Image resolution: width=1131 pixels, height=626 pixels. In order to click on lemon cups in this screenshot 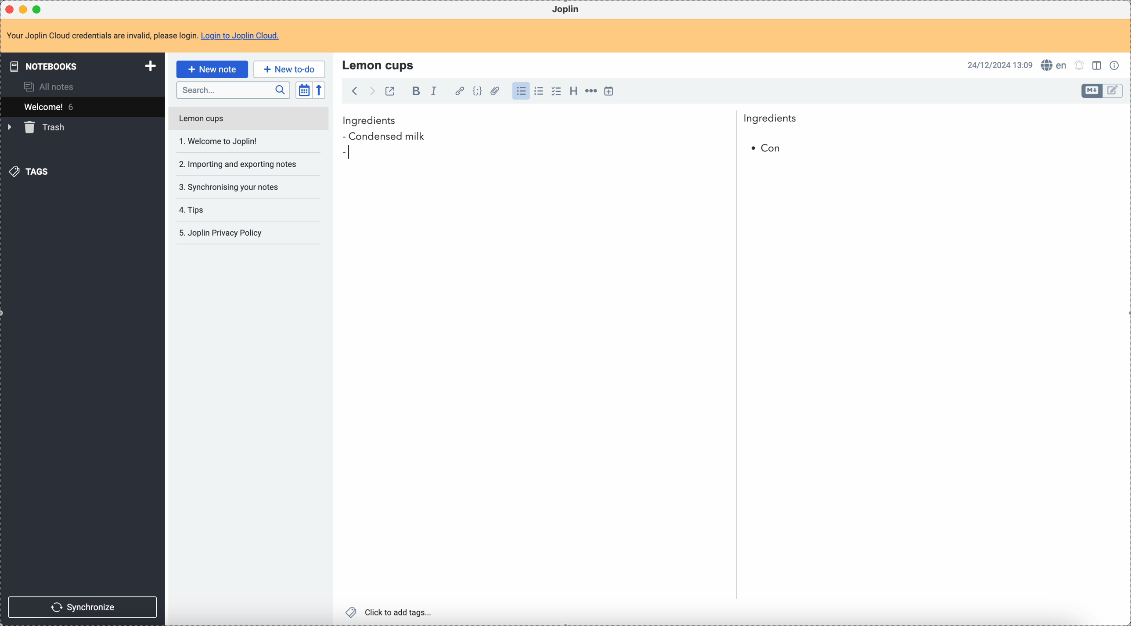, I will do `click(380, 65)`.